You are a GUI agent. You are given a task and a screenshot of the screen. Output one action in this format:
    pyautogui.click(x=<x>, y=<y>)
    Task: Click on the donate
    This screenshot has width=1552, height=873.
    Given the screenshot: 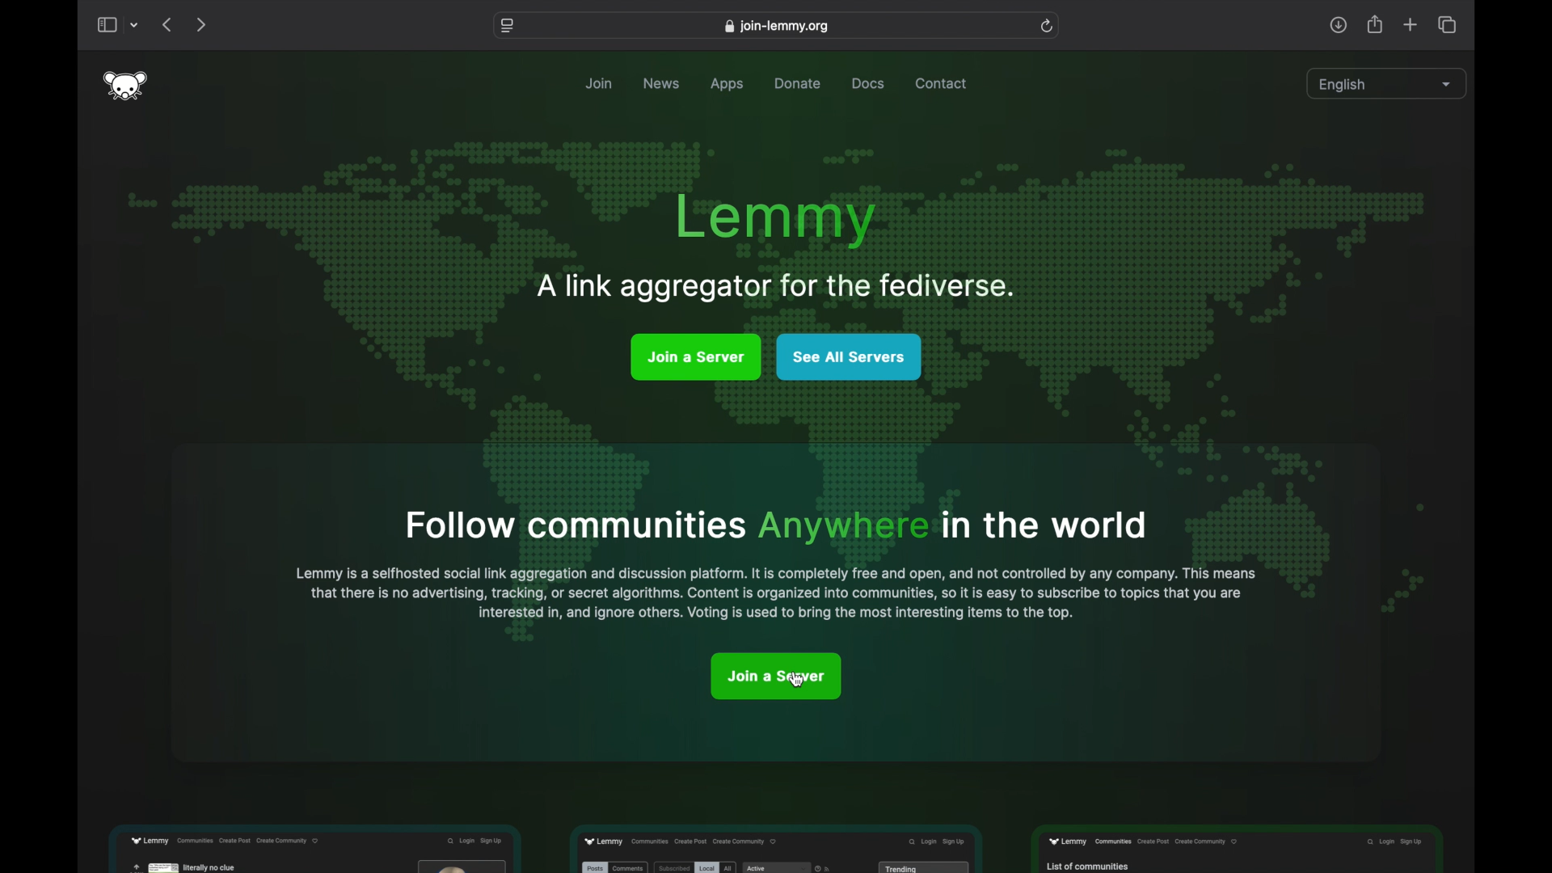 What is the action you would take?
    pyautogui.click(x=800, y=84)
    